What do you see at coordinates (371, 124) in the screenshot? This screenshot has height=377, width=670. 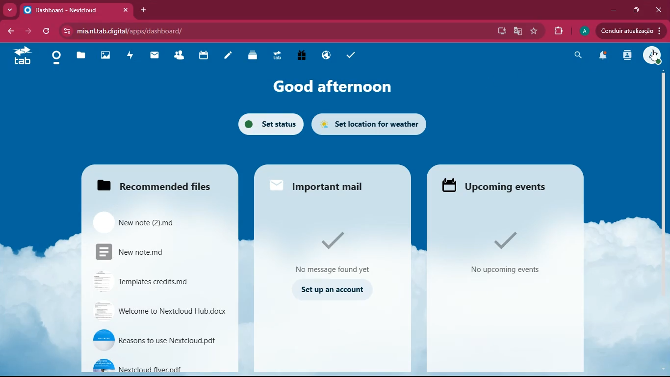 I see `set location` at bounding box center [371, 124].